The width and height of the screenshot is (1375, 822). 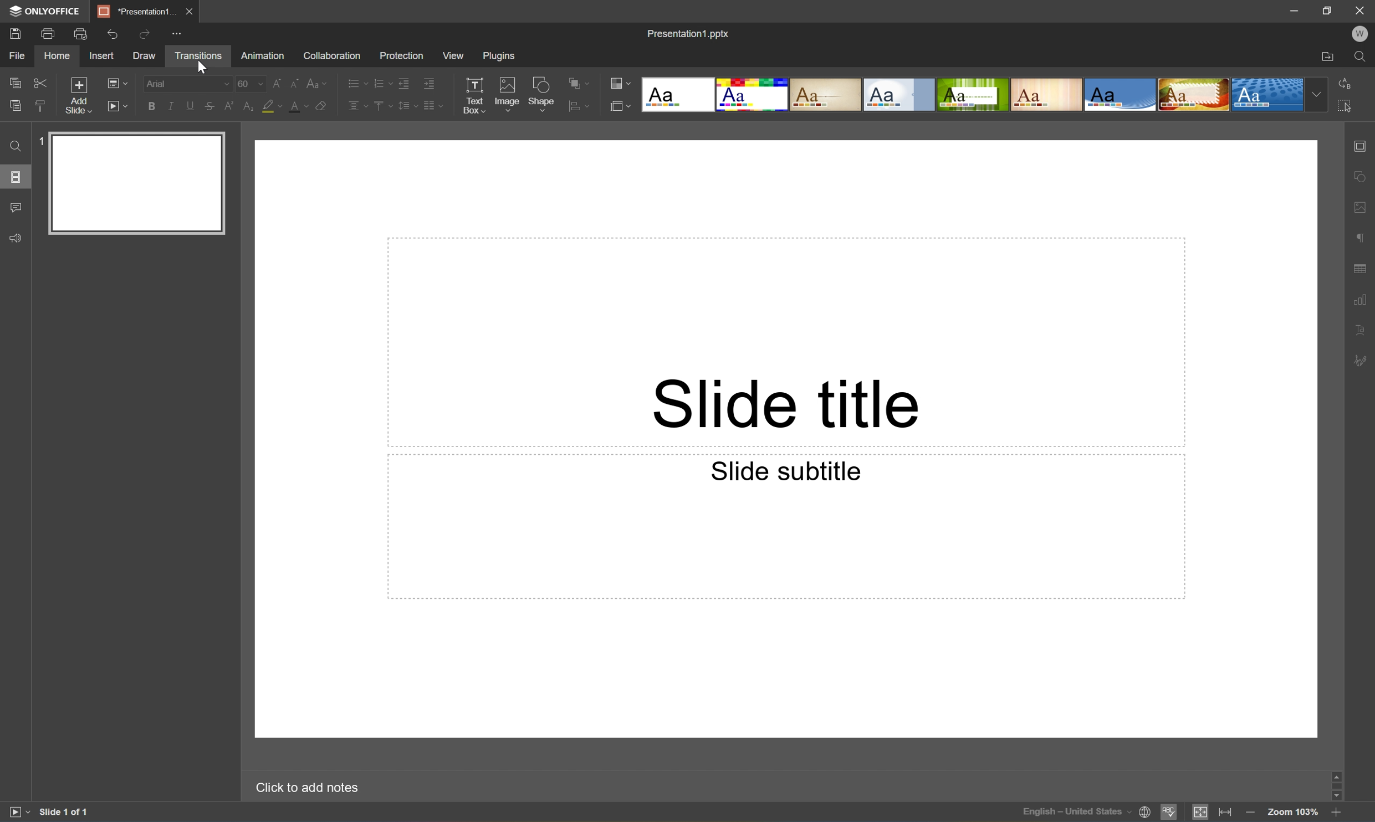 What do you see at coordinates (171, 107) in the screenshot?
I see `Italic` at bounding box center [171, 107].